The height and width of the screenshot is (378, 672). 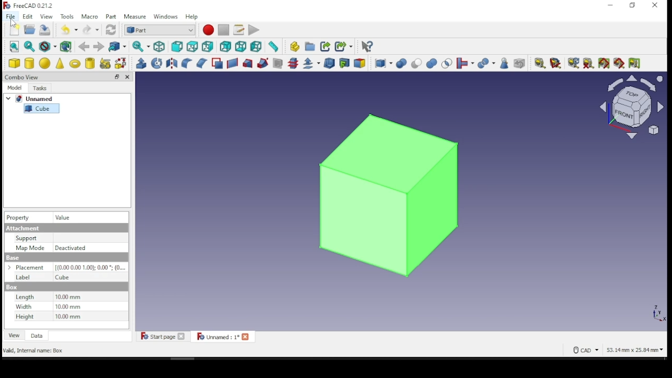 I want to click on Label, so click(x=24, y=278).